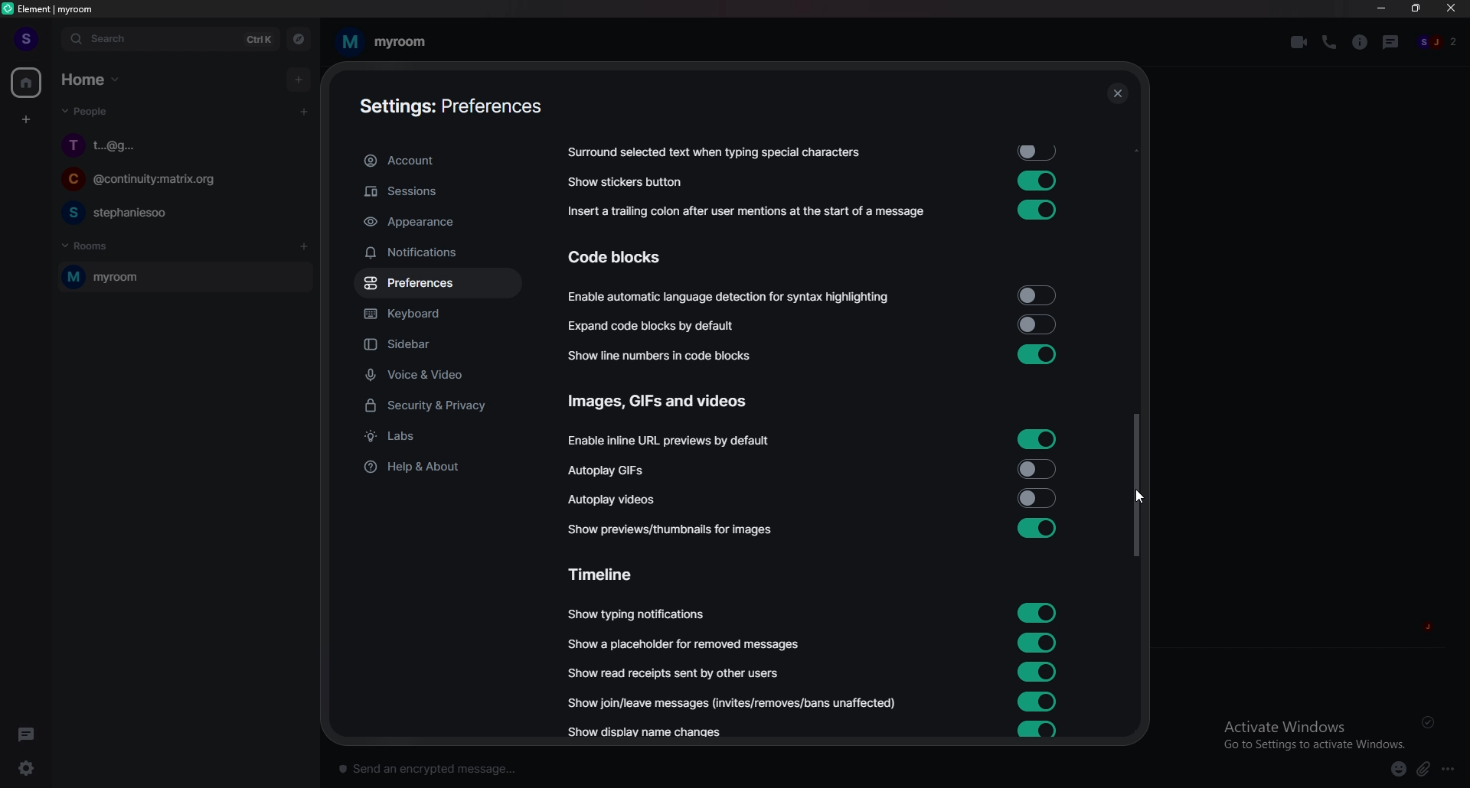  Describe the element at coordinates (1034, 324) in the screenshot. I see `toggle` at that location.